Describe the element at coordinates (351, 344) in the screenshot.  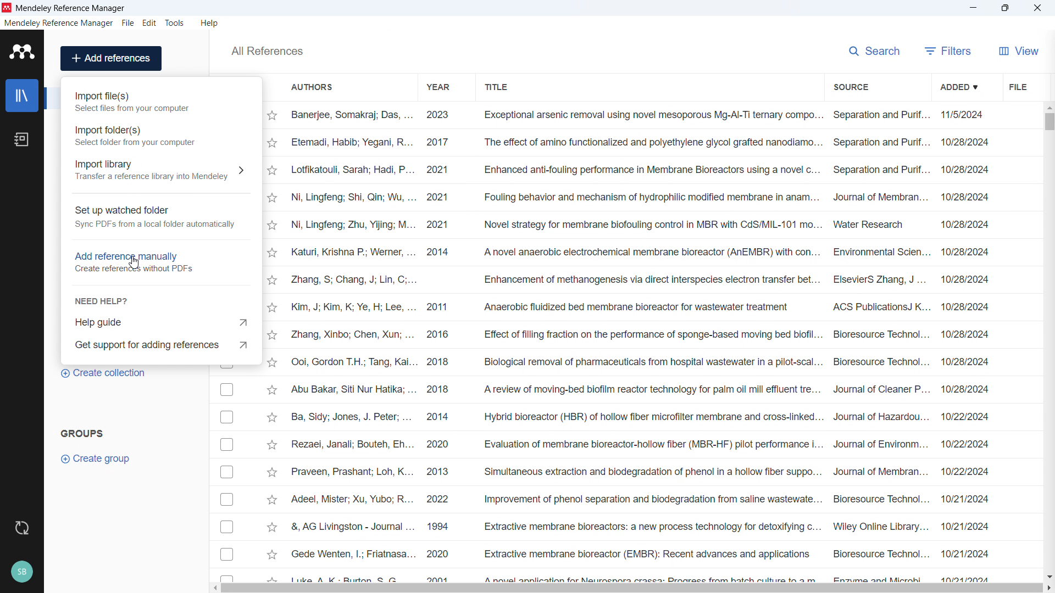
I see `Authors of individual entries ` at that location.